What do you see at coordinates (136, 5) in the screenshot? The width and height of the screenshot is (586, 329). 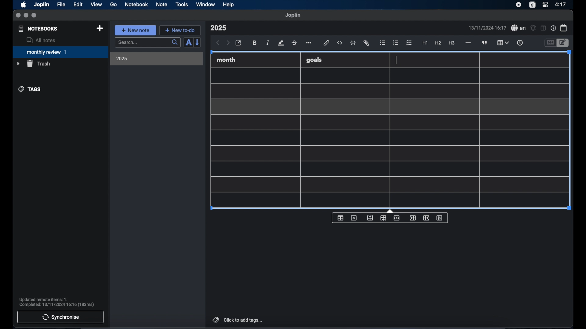 I see `notebook` at bounding box center [136, 5].